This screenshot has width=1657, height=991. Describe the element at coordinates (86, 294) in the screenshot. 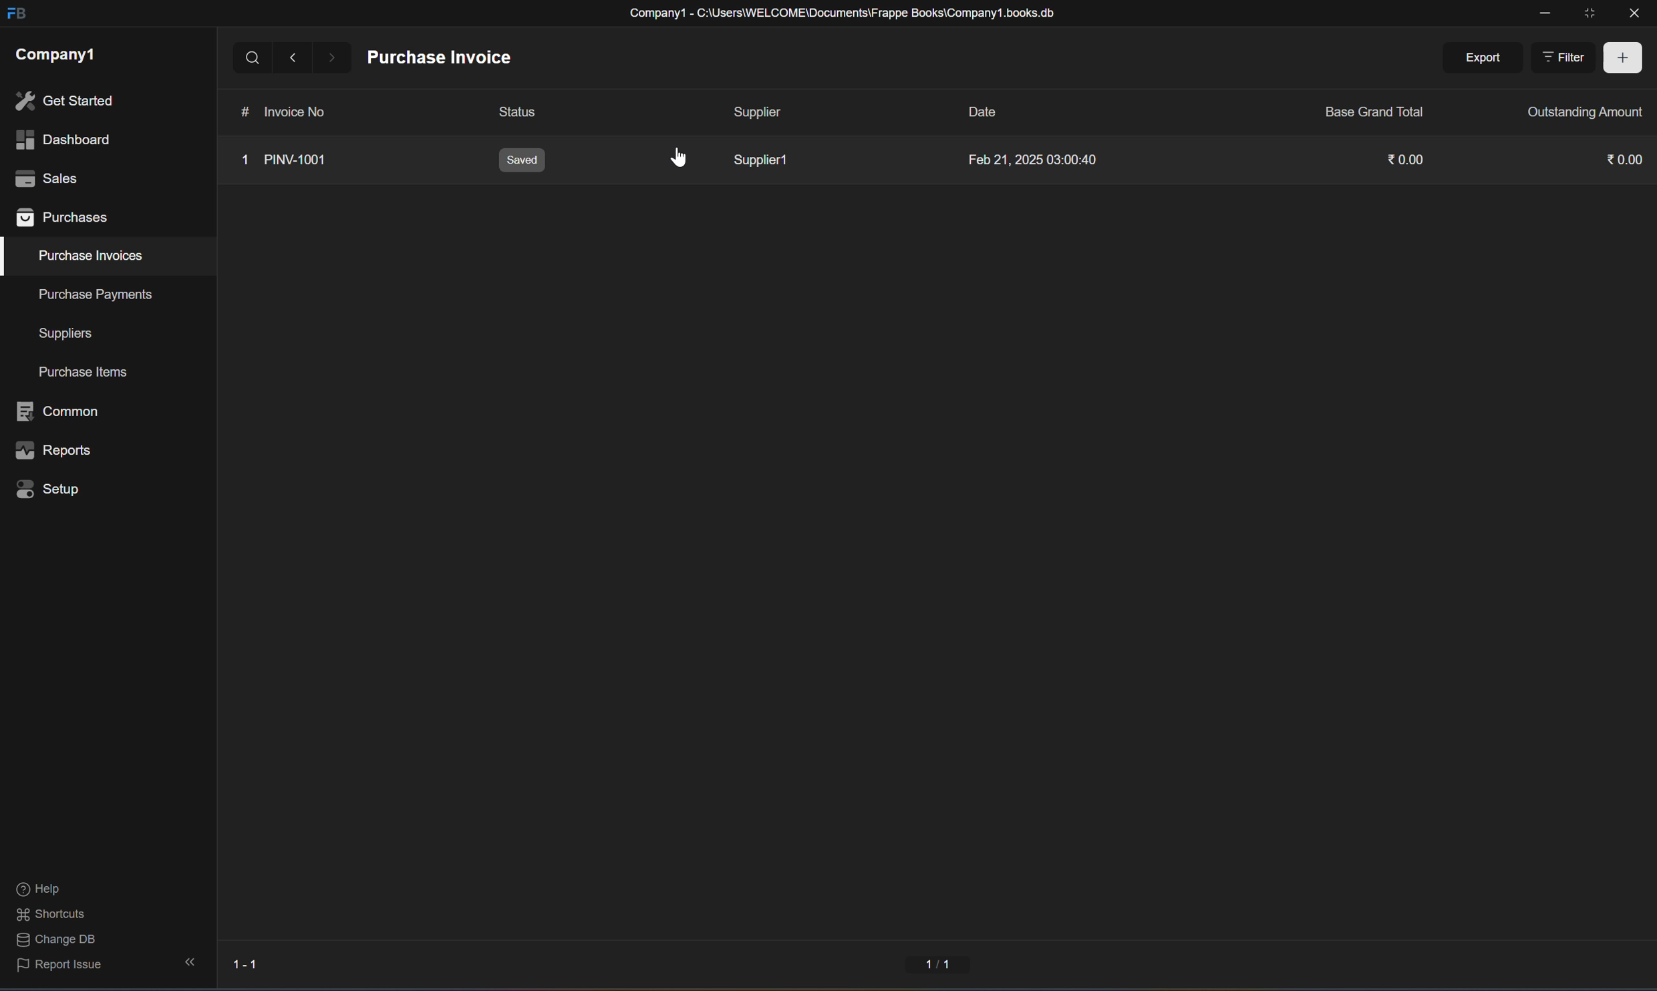

I see `purchase payments` at that location.